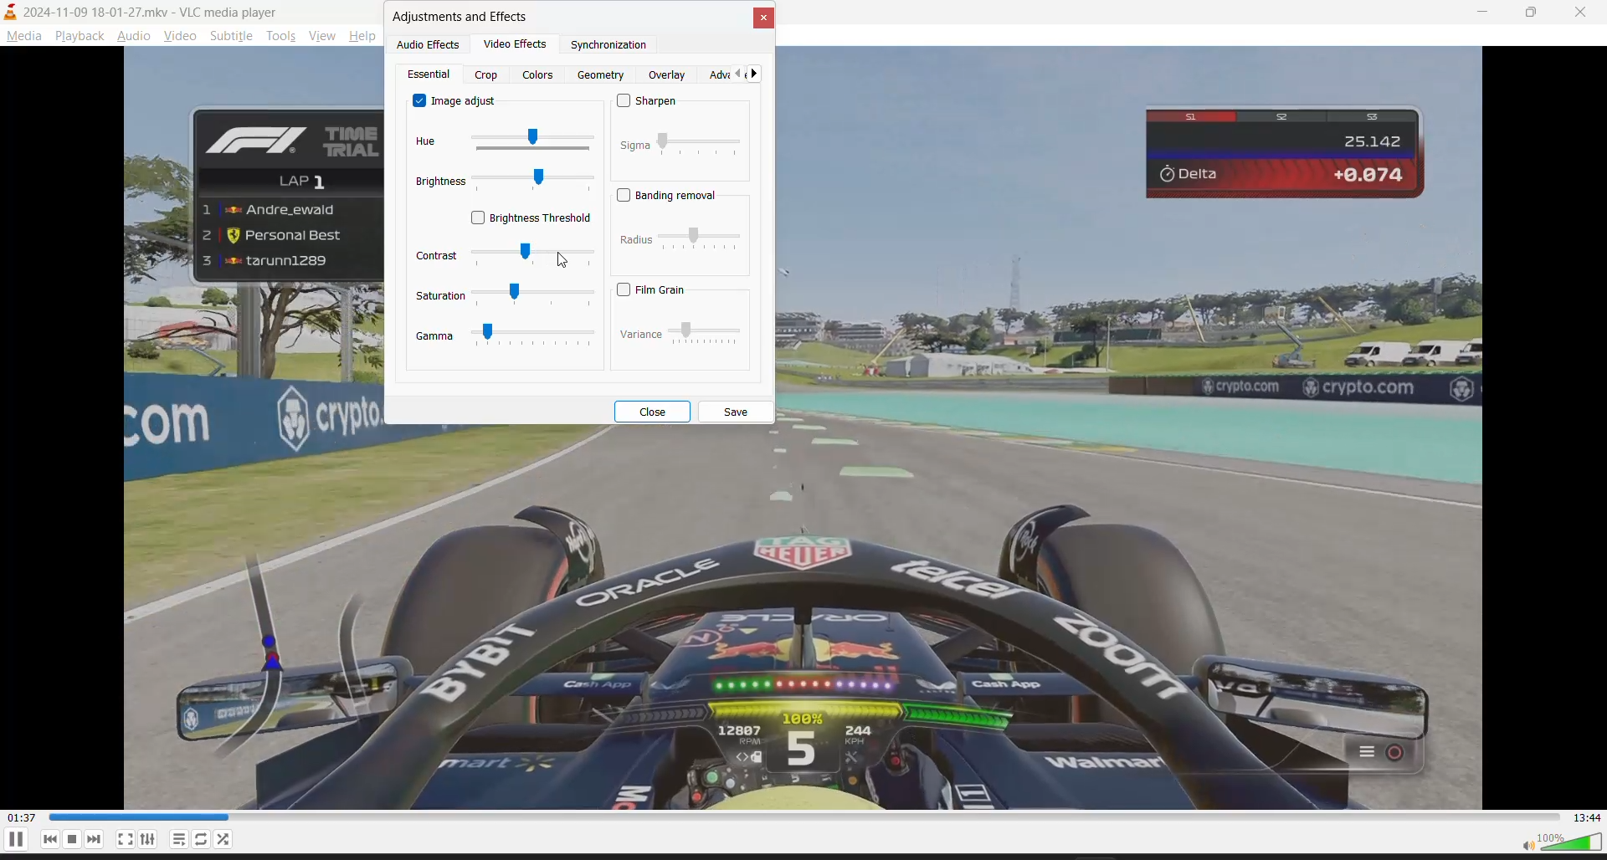 This screenshot has height=860, width=1607. What do you see at coordinates (680, 149) in the screenshot?
I see `sigma` at bounding box center [680, 149].